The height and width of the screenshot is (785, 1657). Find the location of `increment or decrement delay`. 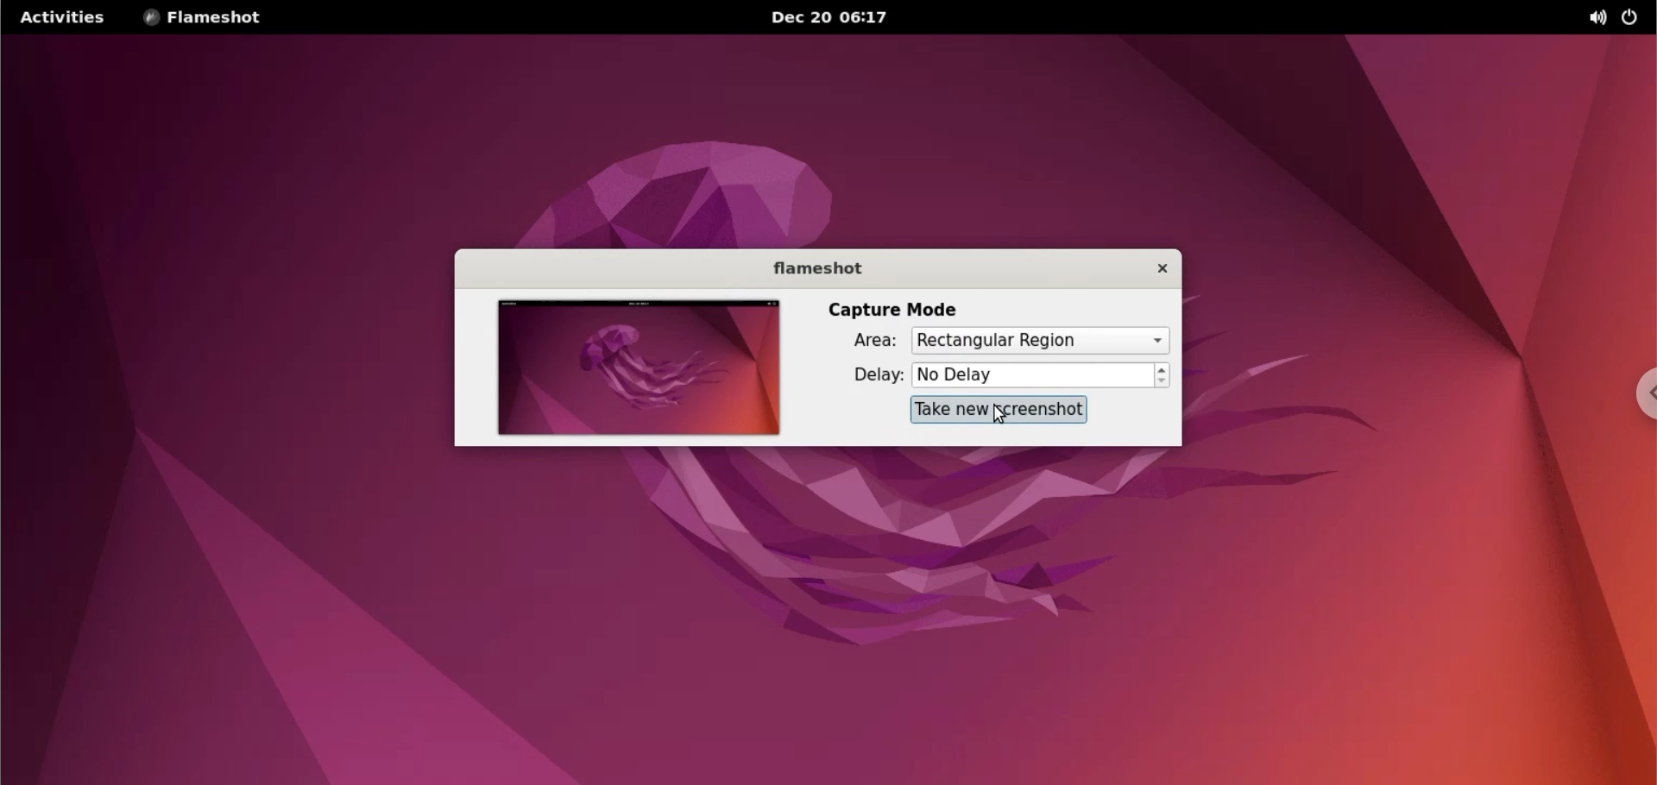

increment or decrement delay is located at coordinates (1162, 374).